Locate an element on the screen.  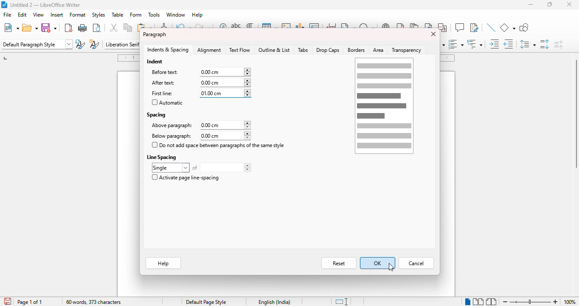
standard selection is located at coordinates (341, 302).